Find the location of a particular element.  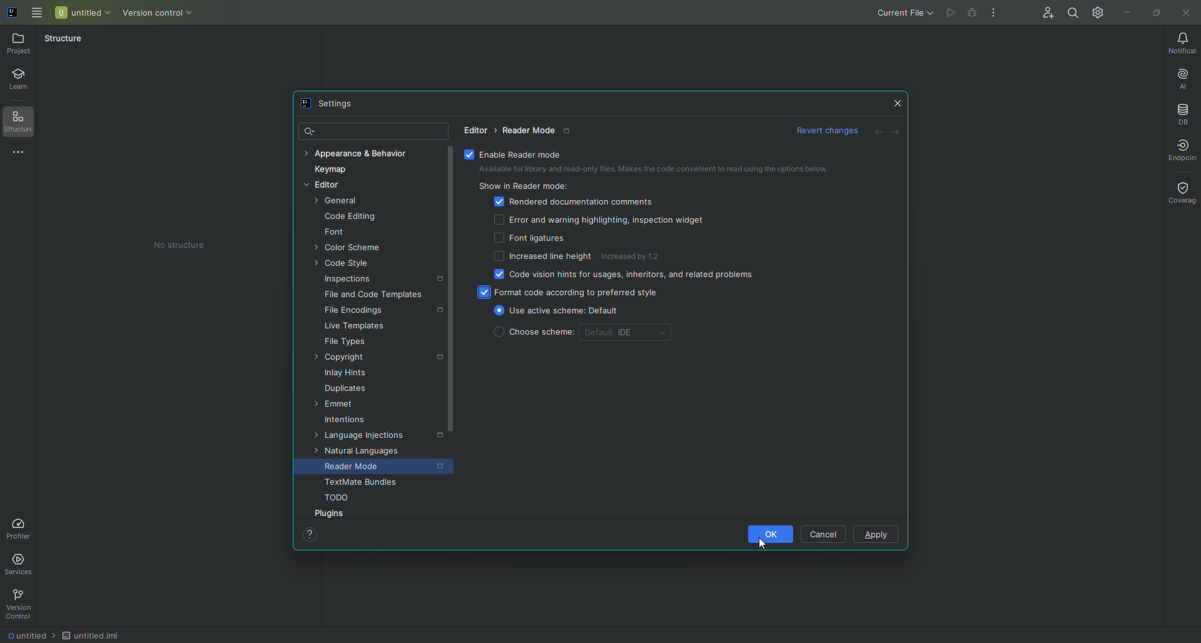

Version control is located at coordinates (159, 14).